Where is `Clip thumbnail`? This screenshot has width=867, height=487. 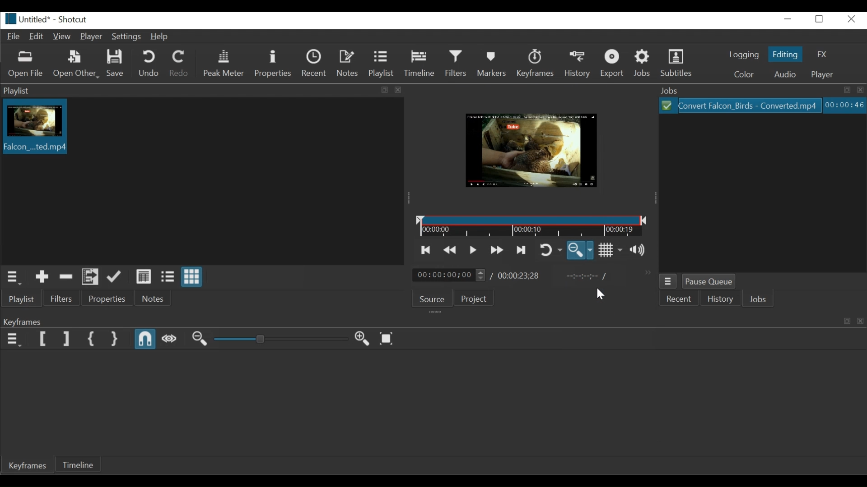
Clip thumbnail is located at coordinates (202, 182).